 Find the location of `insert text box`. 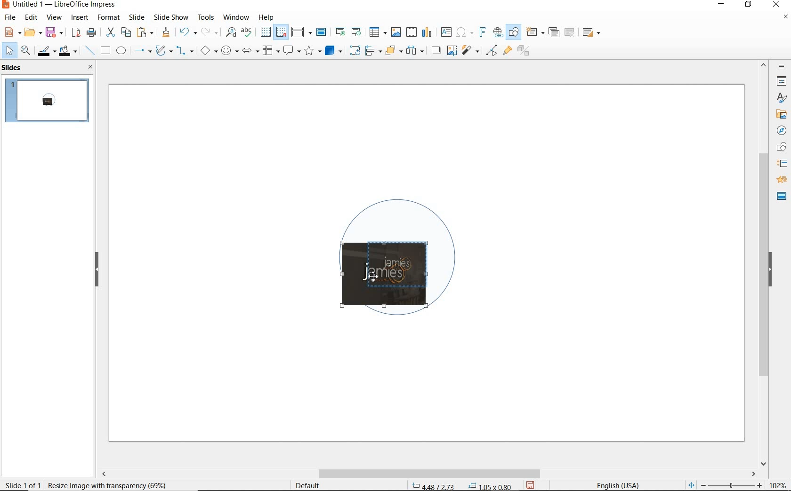

insert text box is located at coordinates (446, 32).